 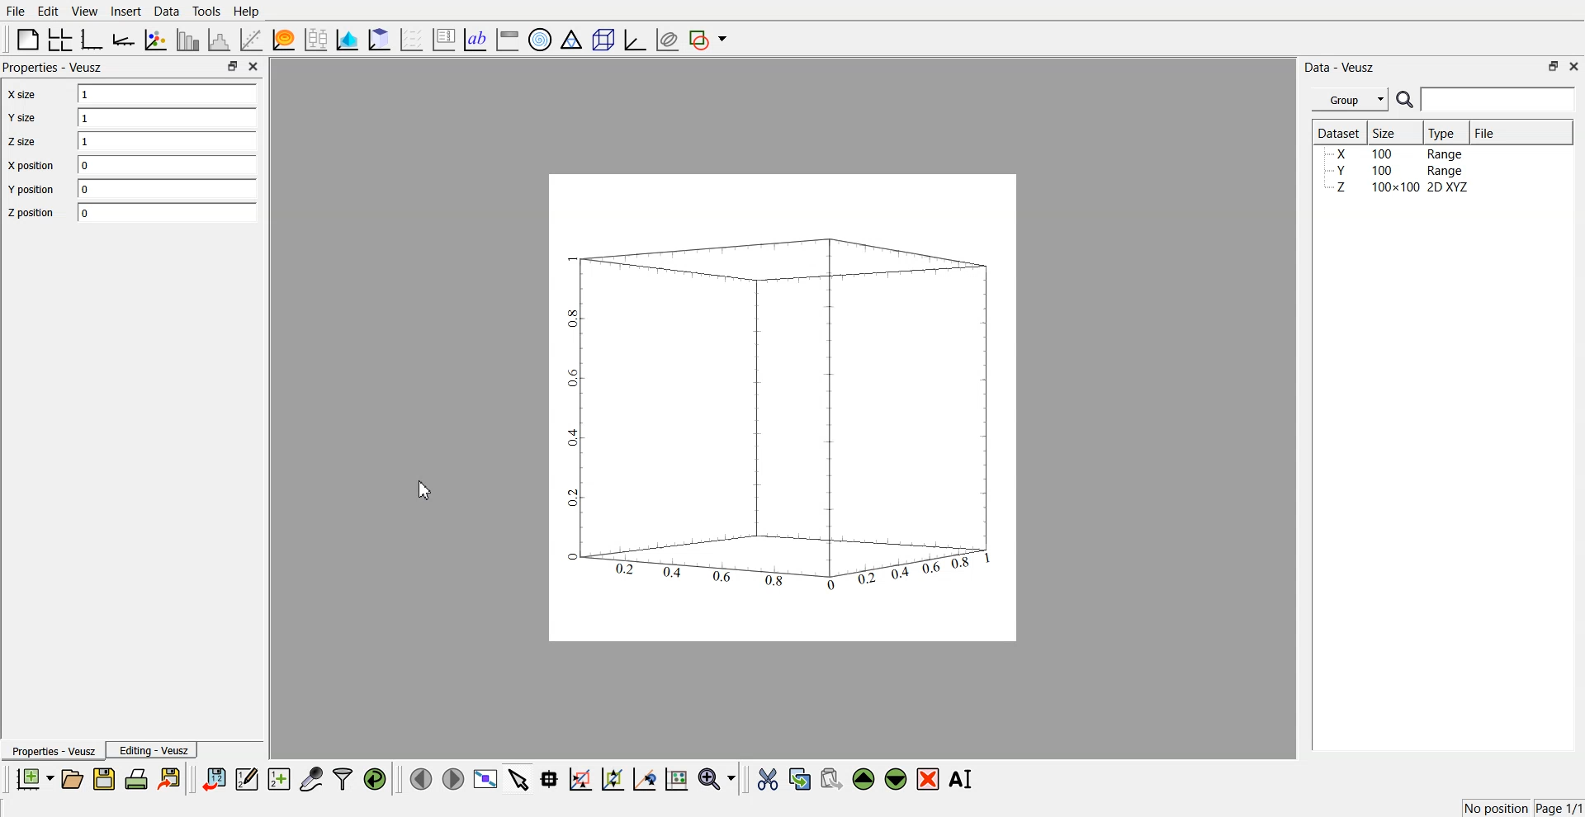 I want to click on Tools, so click(x=207, y=12).